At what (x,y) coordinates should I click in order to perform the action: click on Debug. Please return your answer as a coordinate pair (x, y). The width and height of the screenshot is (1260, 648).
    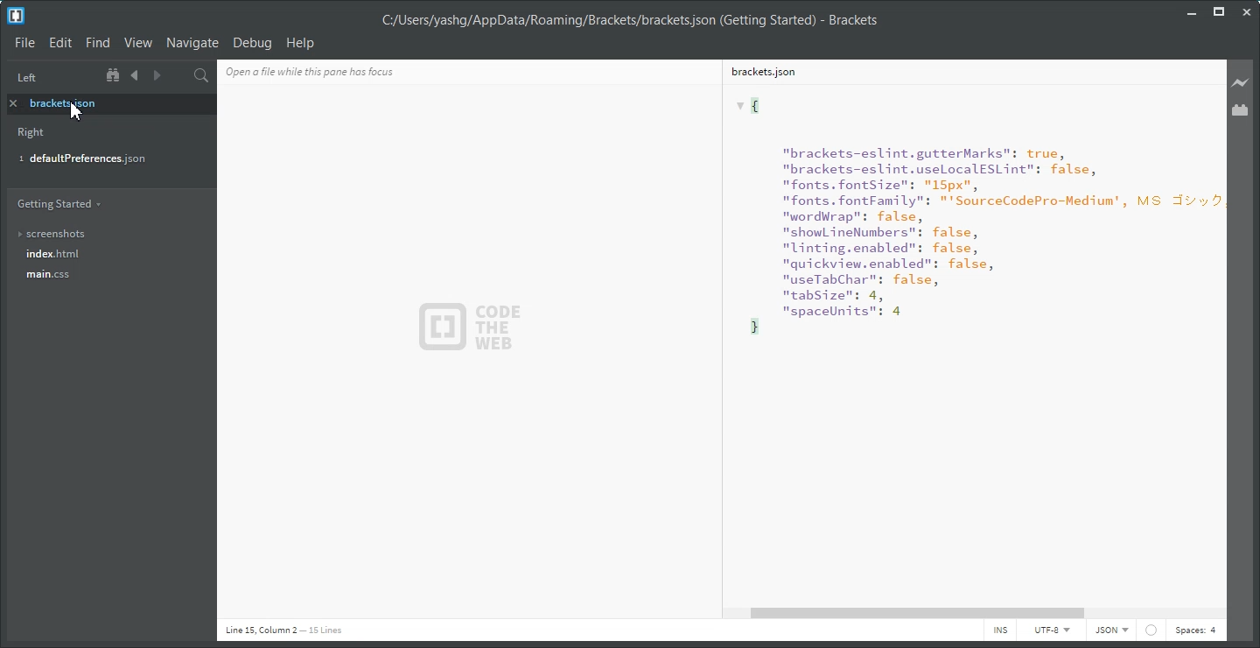
    Looking at the image, I should click on (252, 43).